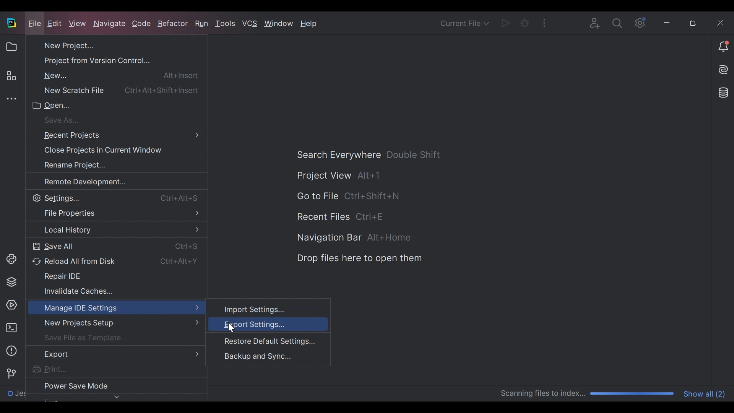 This screenshot has height=413, width=734. Describe the element at coordinates (114, 307) in the screenshot. I see `Manage IDE Settings` at that location.